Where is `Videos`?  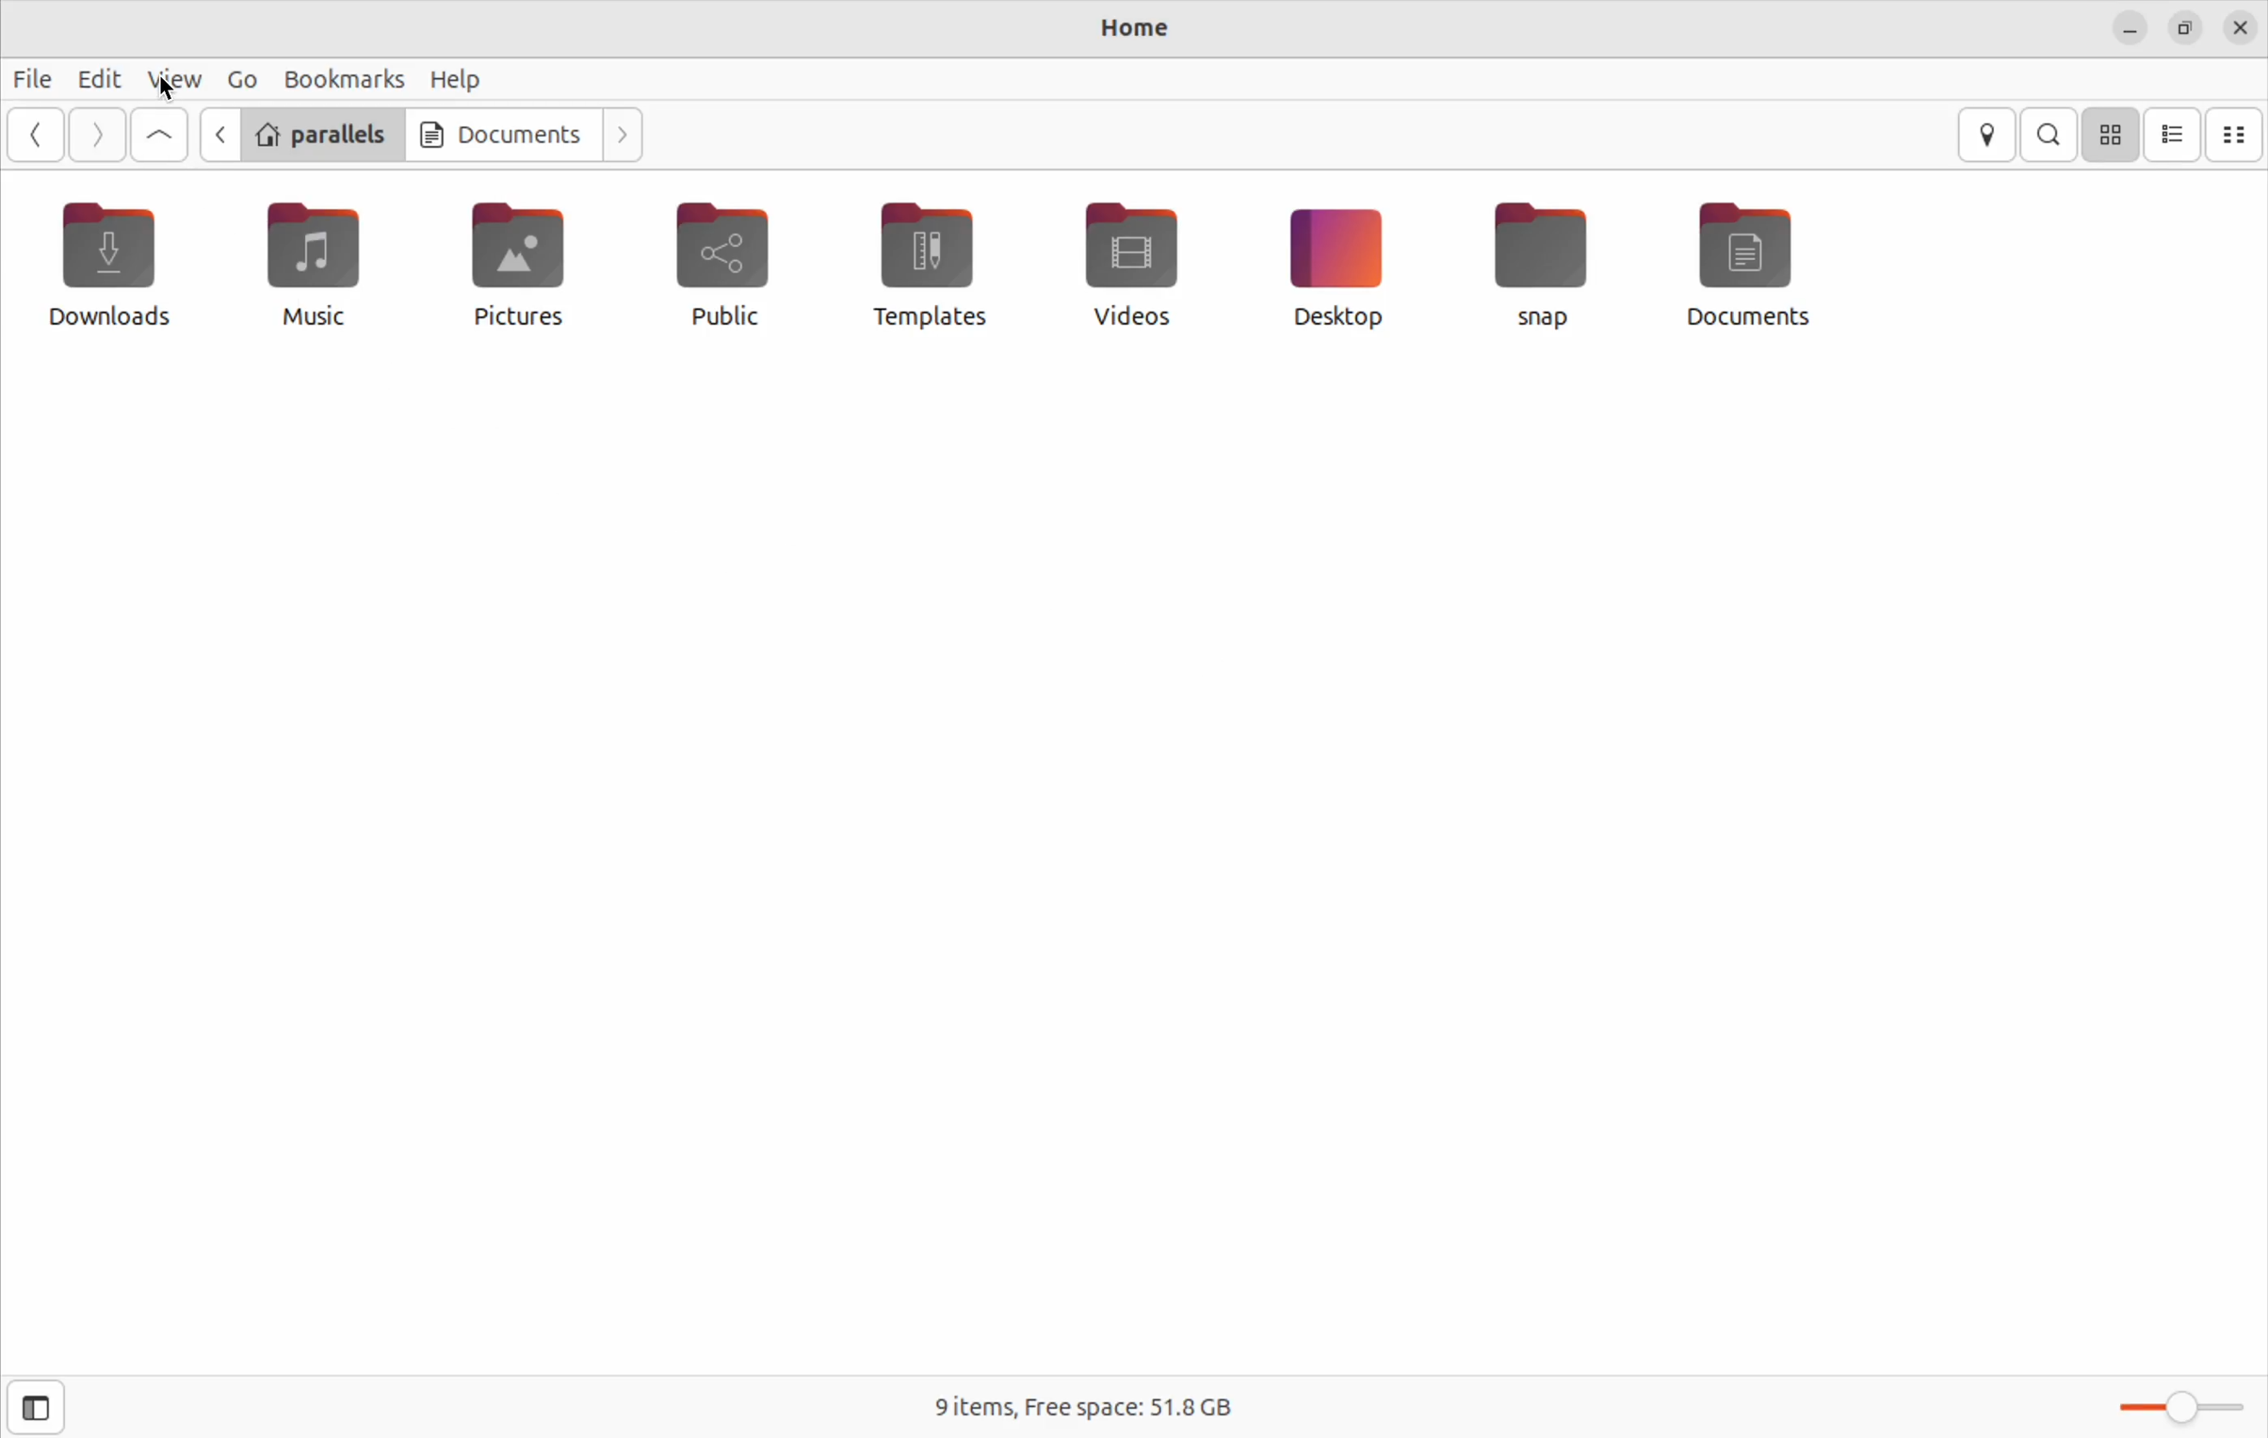
Videos is located at coordinates (1127, 260).